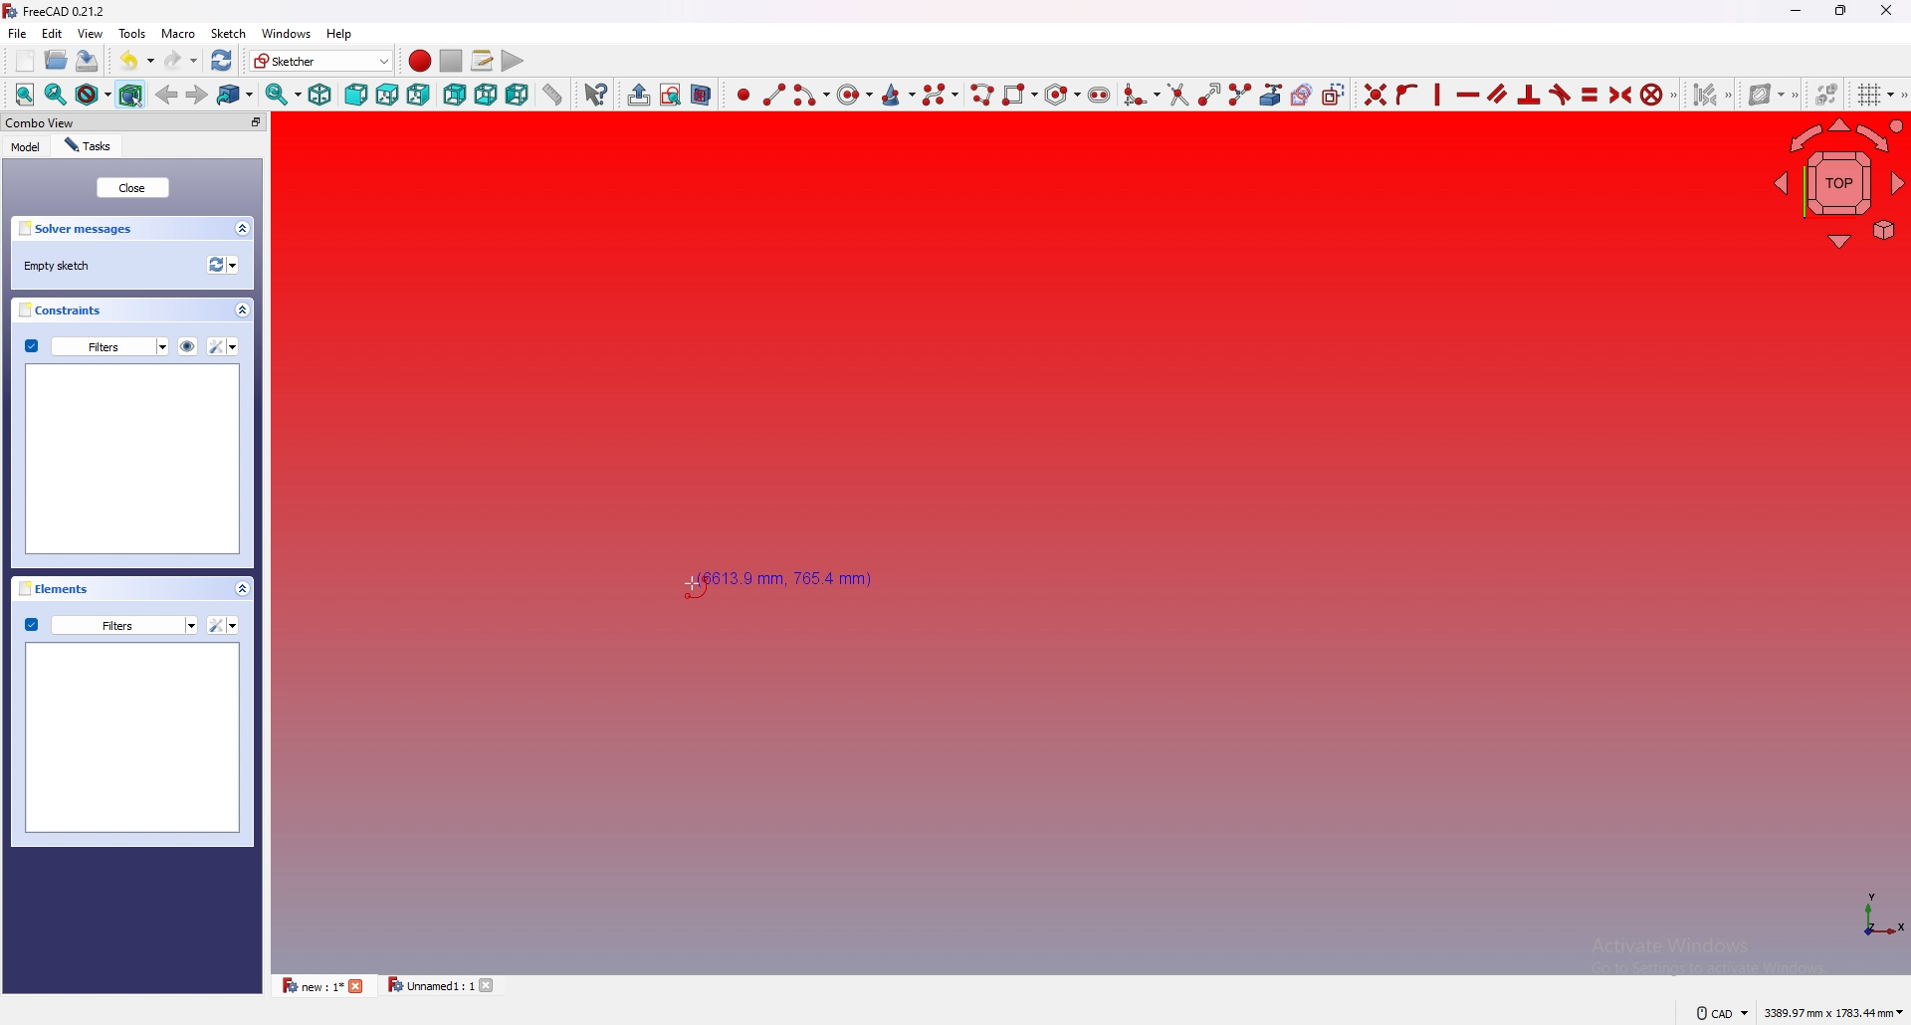  I want to click on pop out, so click(256, 122).